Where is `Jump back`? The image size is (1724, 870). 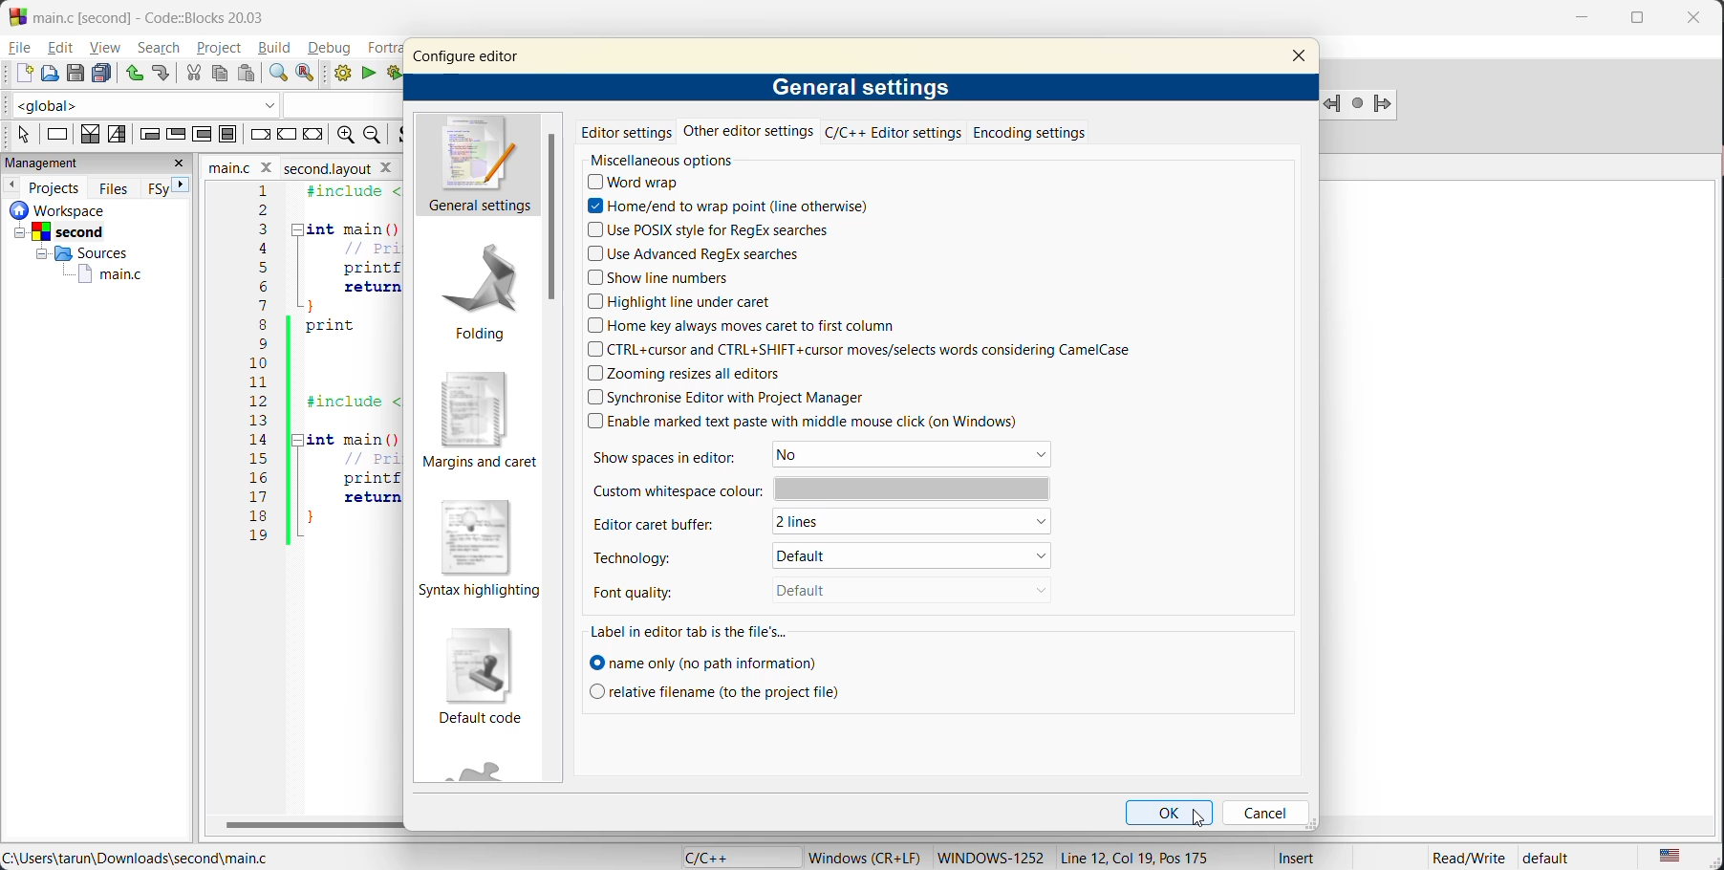
Jump back is located at coordinates (1329, 105).